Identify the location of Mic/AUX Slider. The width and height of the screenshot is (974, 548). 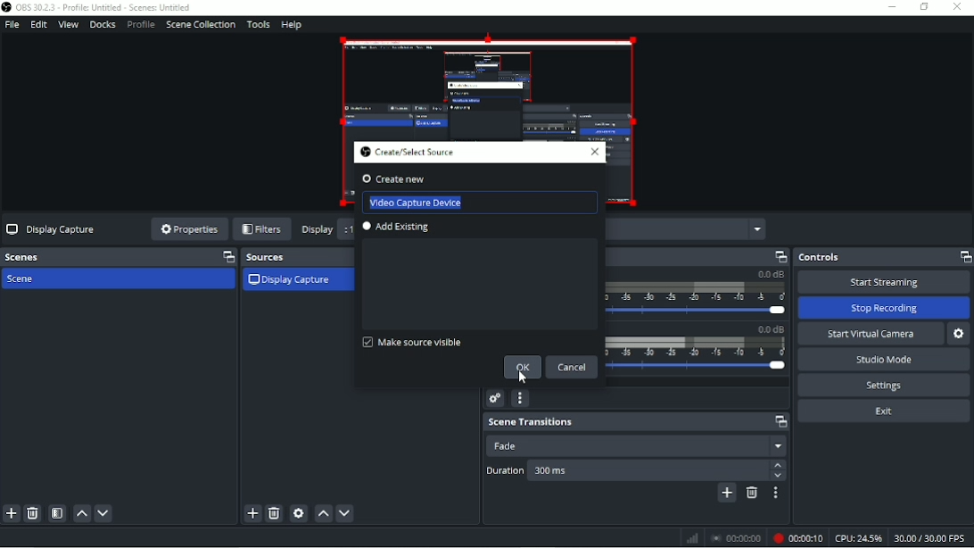
(697, 354).